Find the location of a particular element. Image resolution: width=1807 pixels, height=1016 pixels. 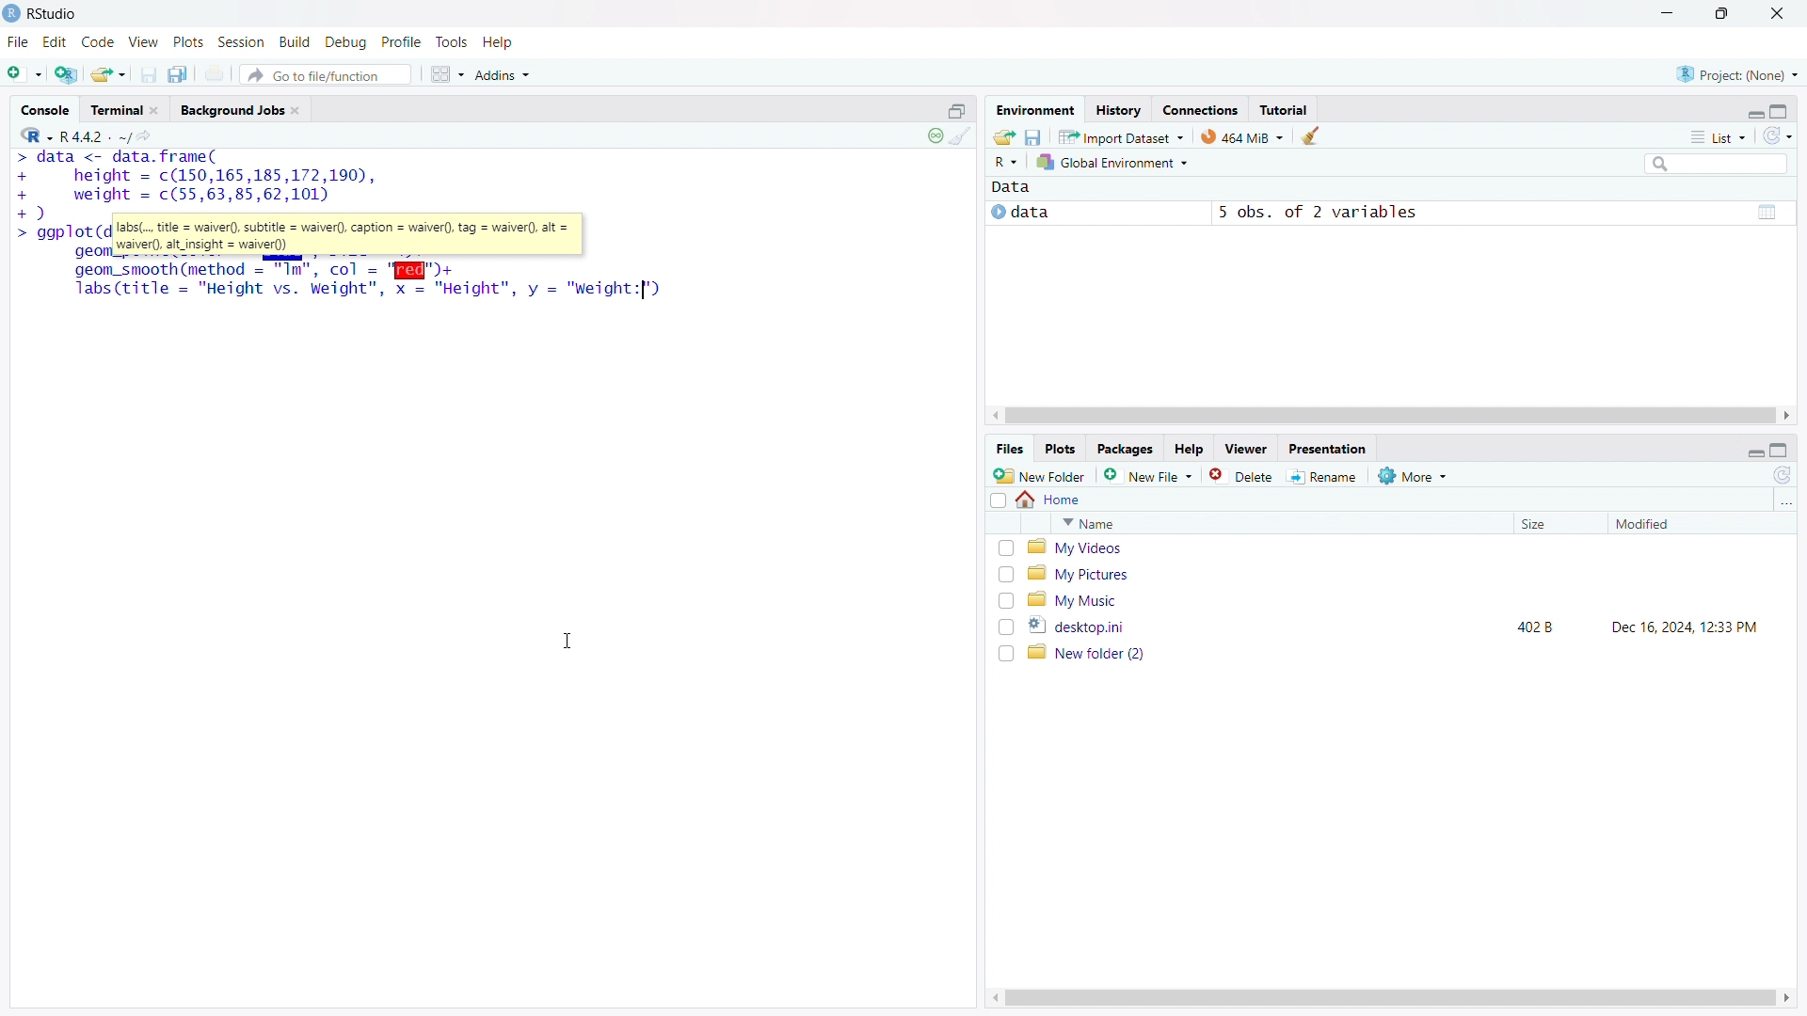

view the current working directory is located at coordinates (148, 135).